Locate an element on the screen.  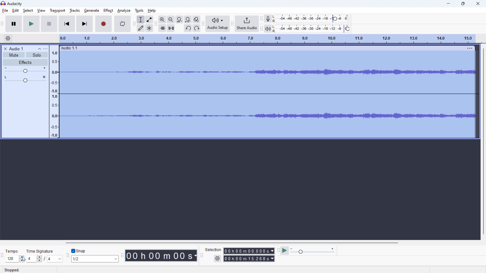
record is located at coordinates (104, 24).